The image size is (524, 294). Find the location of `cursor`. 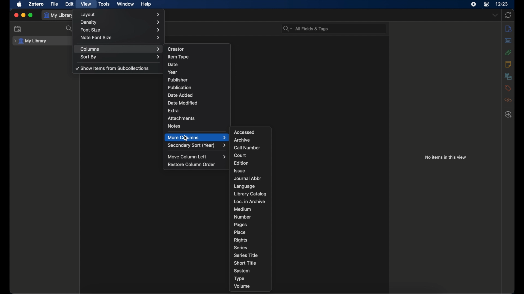

cursor is located at coordinates (186, 138).